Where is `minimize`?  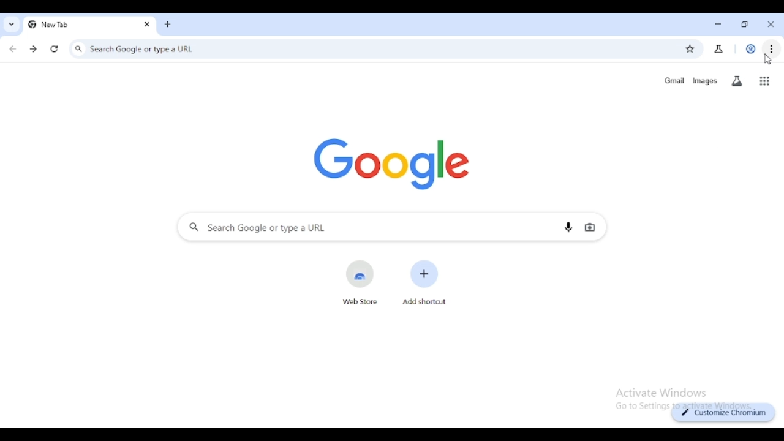 minimize is located at coordinates (718, 24).